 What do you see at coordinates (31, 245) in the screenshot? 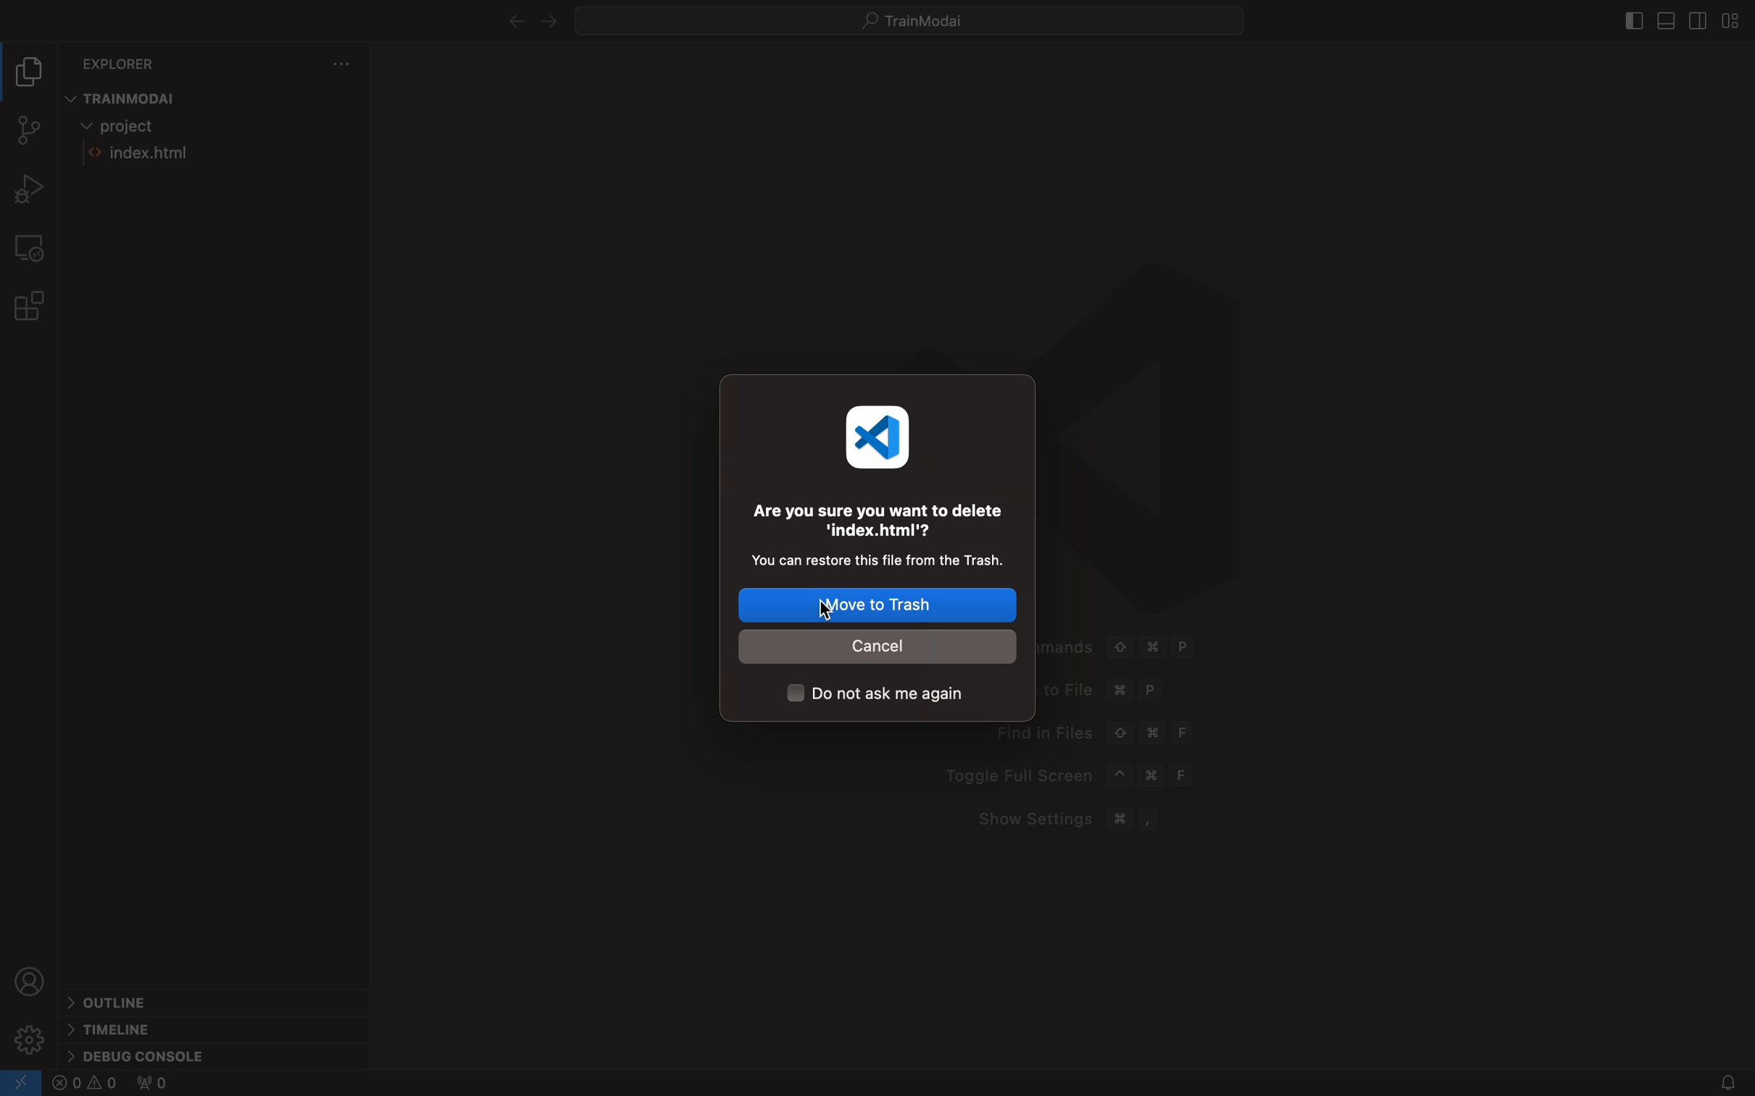
I see `remote explore` at bounding box center [31, 245].